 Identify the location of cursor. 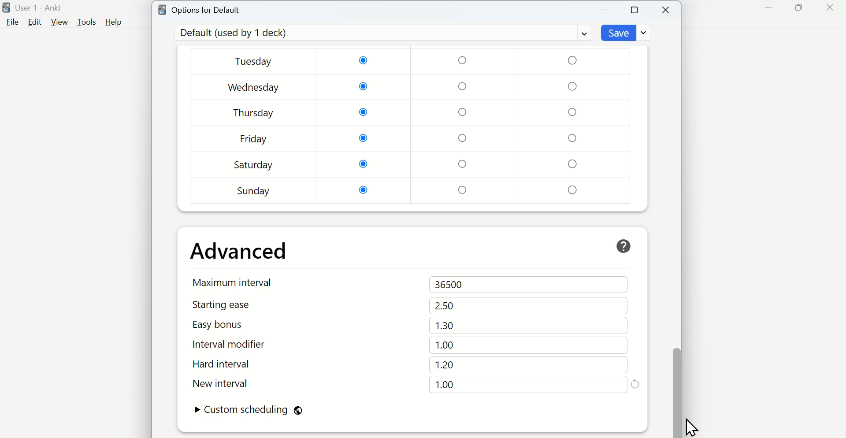
(691, 425).